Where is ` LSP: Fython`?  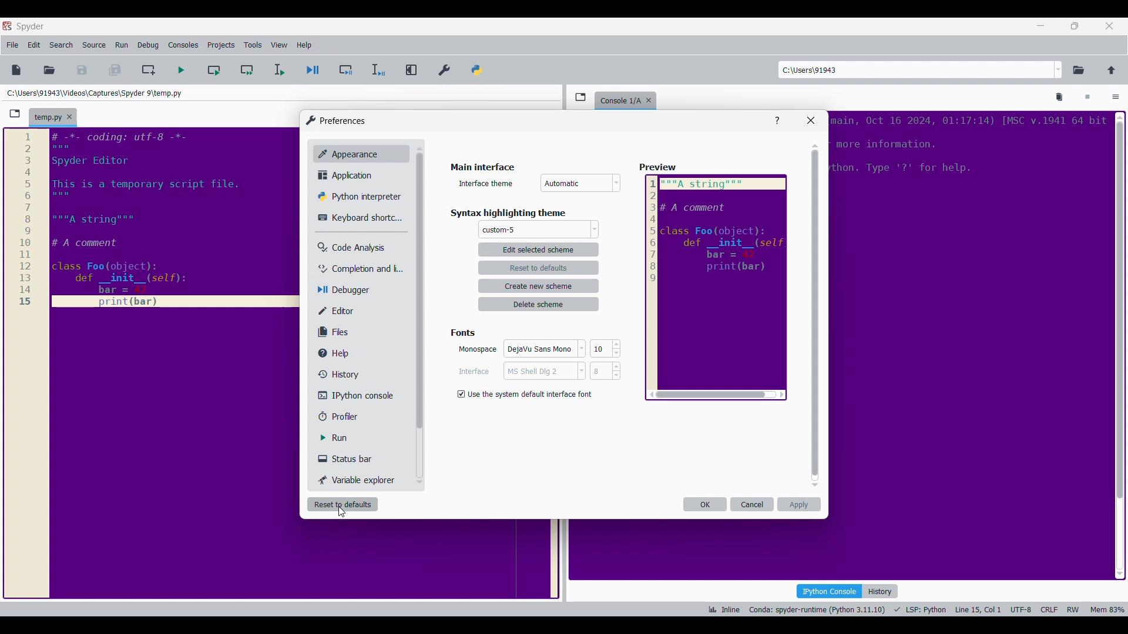
 LSP: Fython is located at coordinates (922, 609).